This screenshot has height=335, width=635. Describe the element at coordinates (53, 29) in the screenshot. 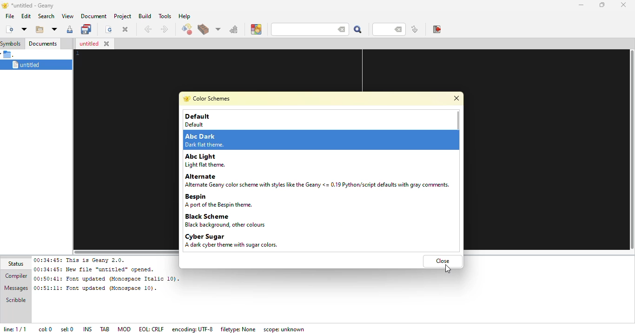

I see `open recent file` at that location.